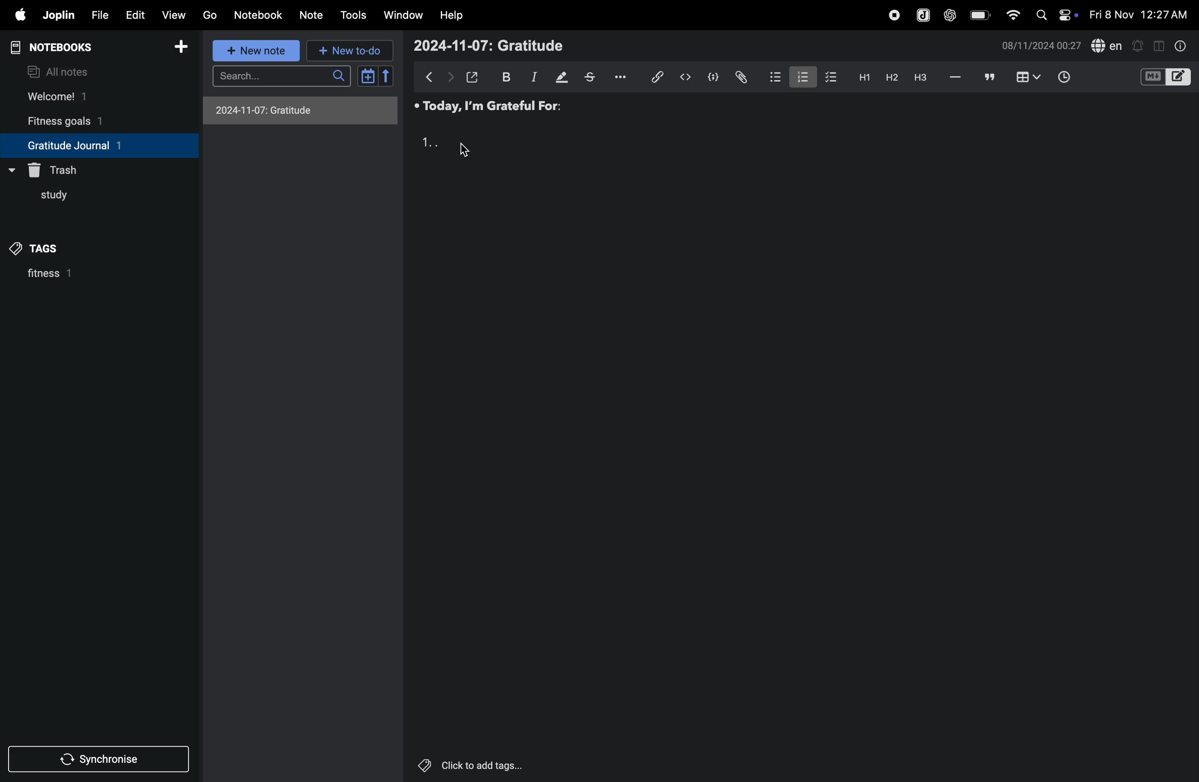  I want to click on apple menu, so click(16, 15).